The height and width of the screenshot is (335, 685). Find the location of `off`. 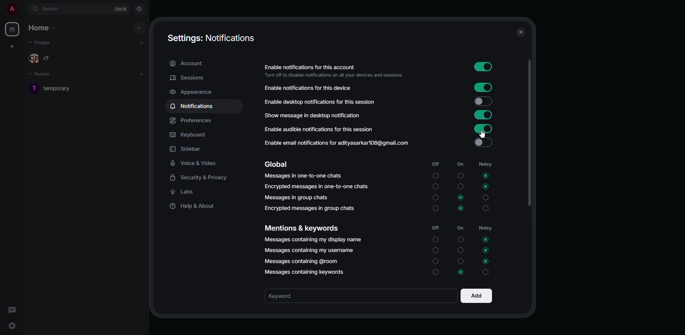

off is located at coordinates (435, 261).